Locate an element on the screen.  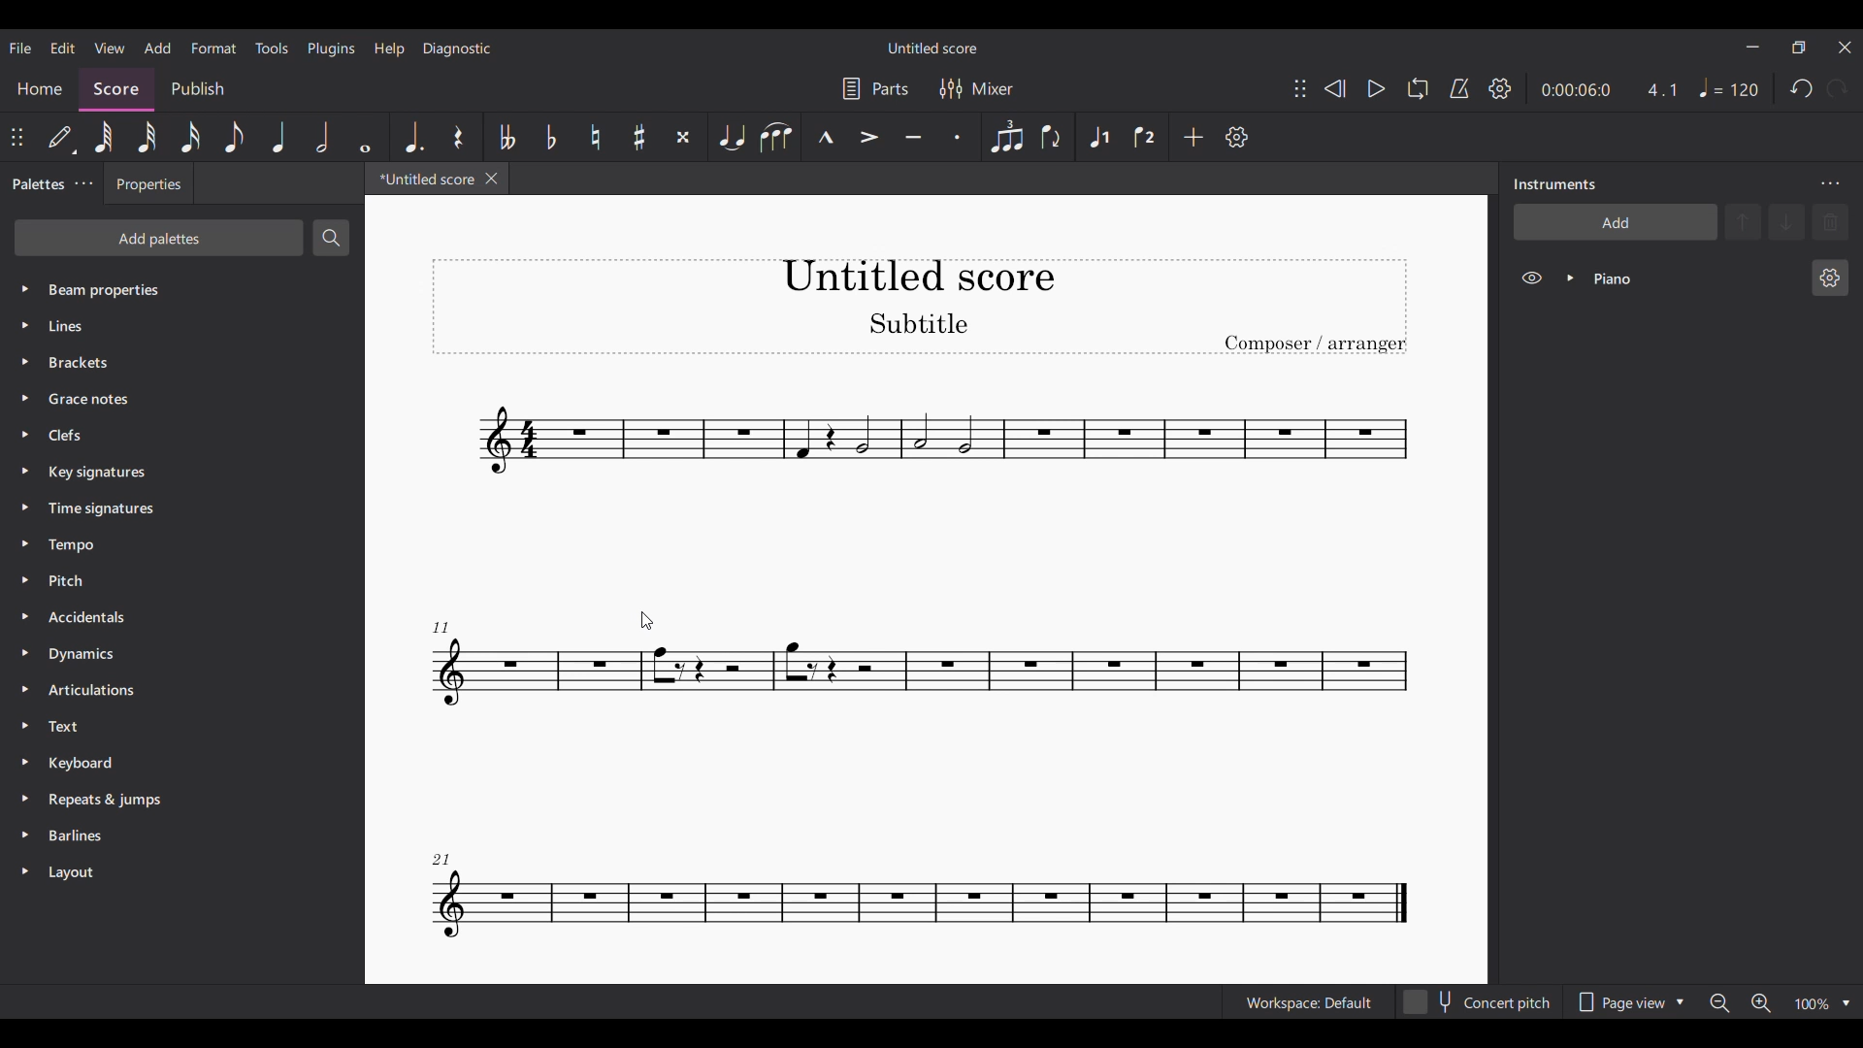
Edit menu is located at coordinates (63, 48).